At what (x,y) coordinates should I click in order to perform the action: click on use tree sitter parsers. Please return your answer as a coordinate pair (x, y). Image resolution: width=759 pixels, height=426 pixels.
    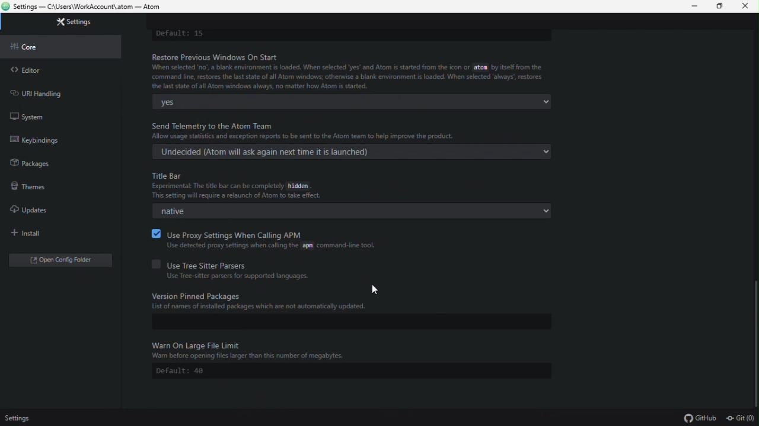
    Looking at the image, I should click on (242, 270).